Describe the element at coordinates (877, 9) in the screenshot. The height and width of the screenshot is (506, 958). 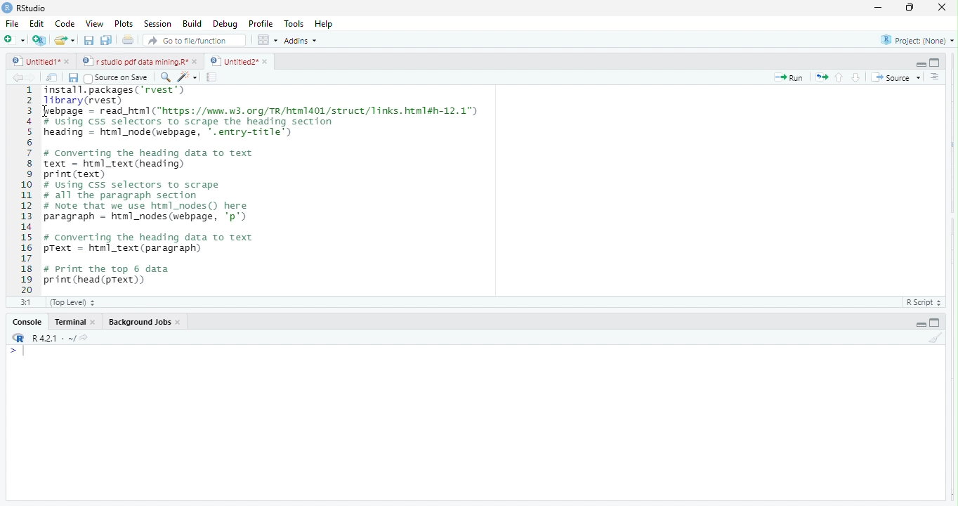
I see `maximize` at that location.